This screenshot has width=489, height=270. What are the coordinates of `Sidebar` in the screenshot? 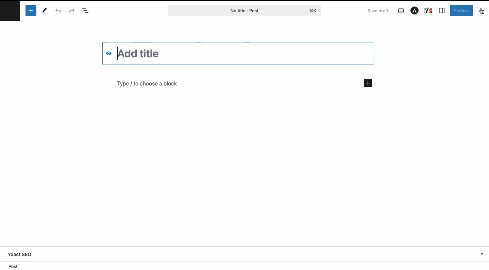 It's located at (442, 11).